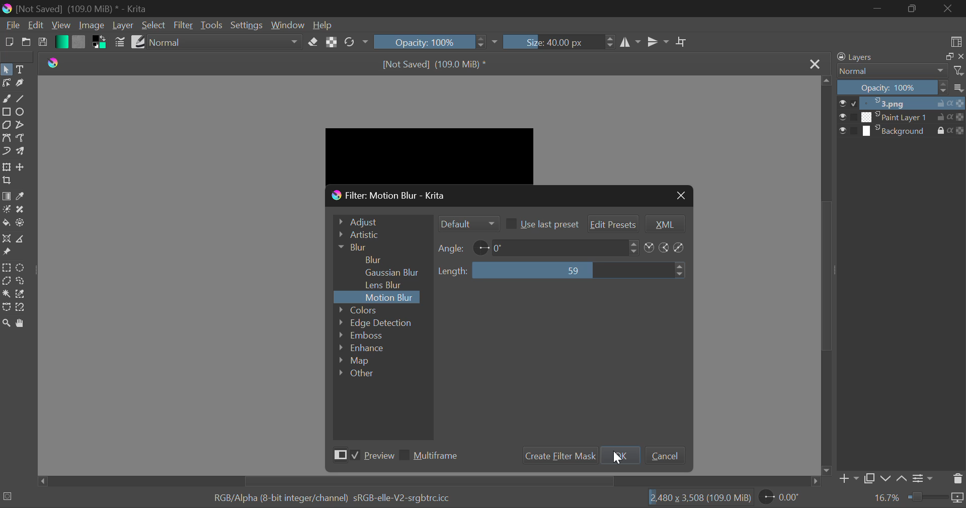 The width and height of the screenshot is (966, 508). Describe the element at coordinates (324, 25) in the screenshot. I see `Help` at that location.